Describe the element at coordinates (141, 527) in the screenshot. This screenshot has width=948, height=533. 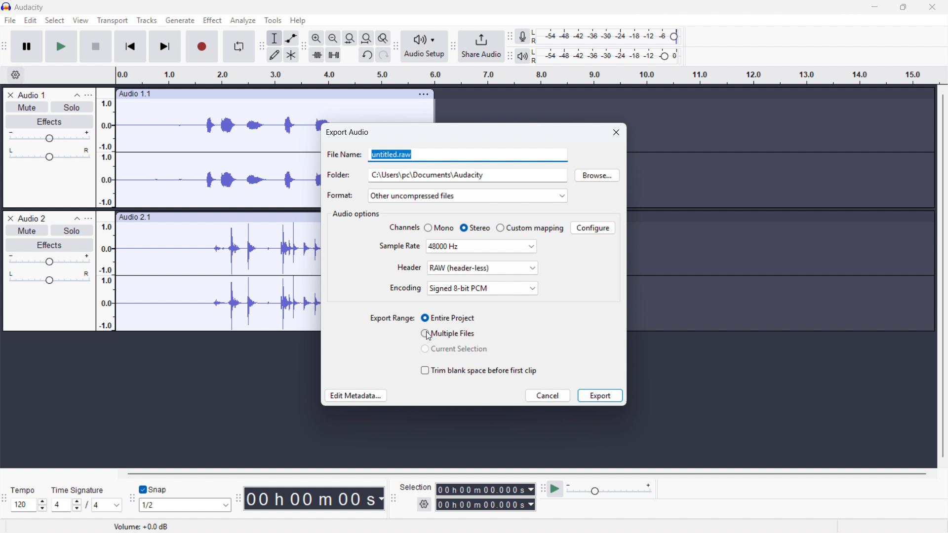
I see `volume +0.0 dB` at that location.